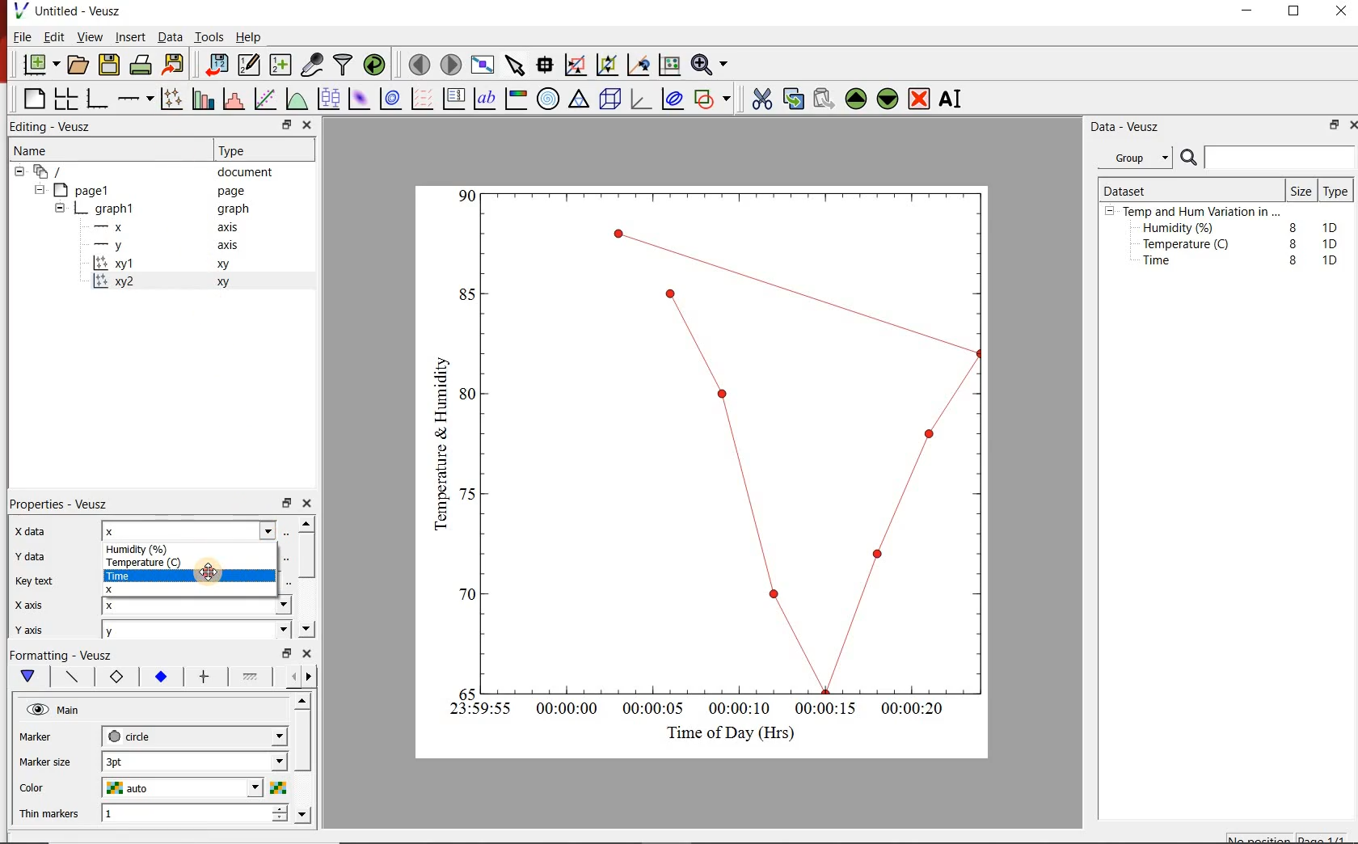 This screenshot has width=1358, height=844. I want to click on Marker size, so click(53, 760).